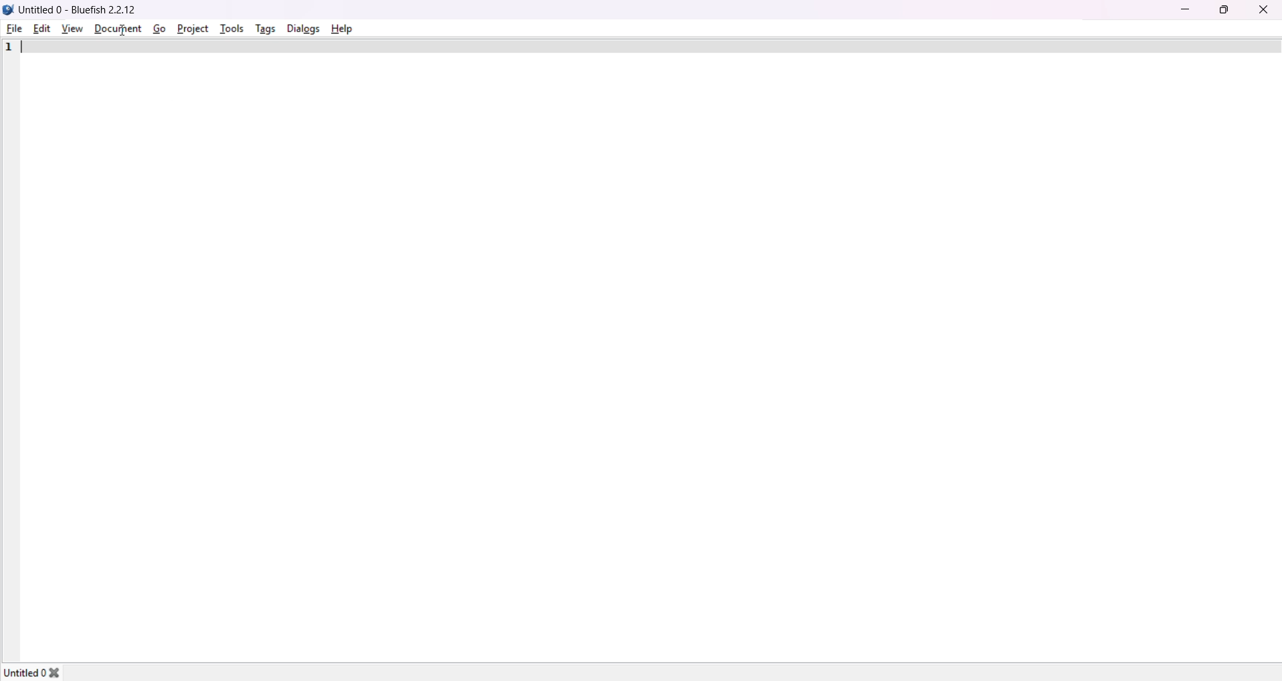 The image size is (1282, 681). What do you see at coordinates (232, 27) in the screenshot?
I see `tools` at bounding box center [232, 27].